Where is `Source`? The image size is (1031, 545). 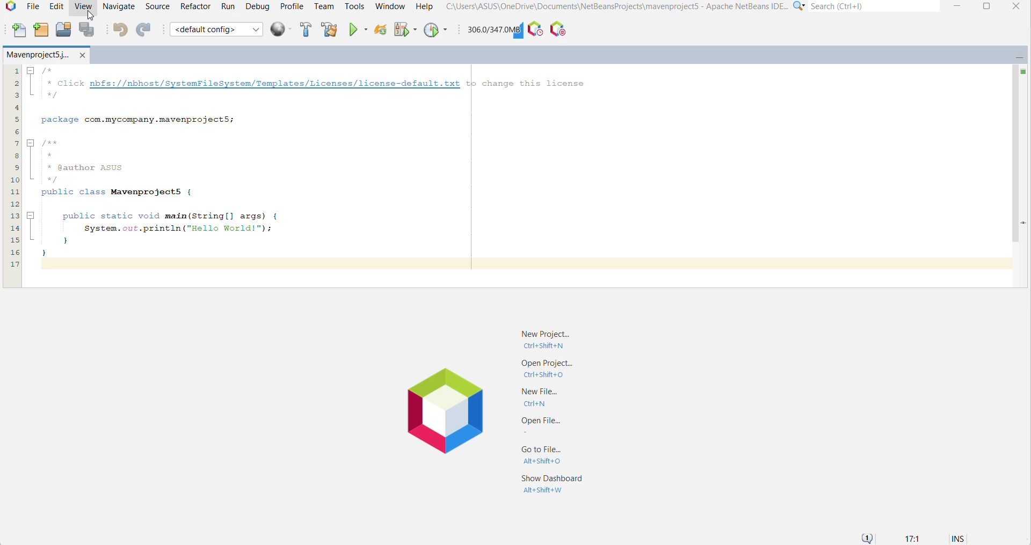 Source is located at coordinates (158, 7).